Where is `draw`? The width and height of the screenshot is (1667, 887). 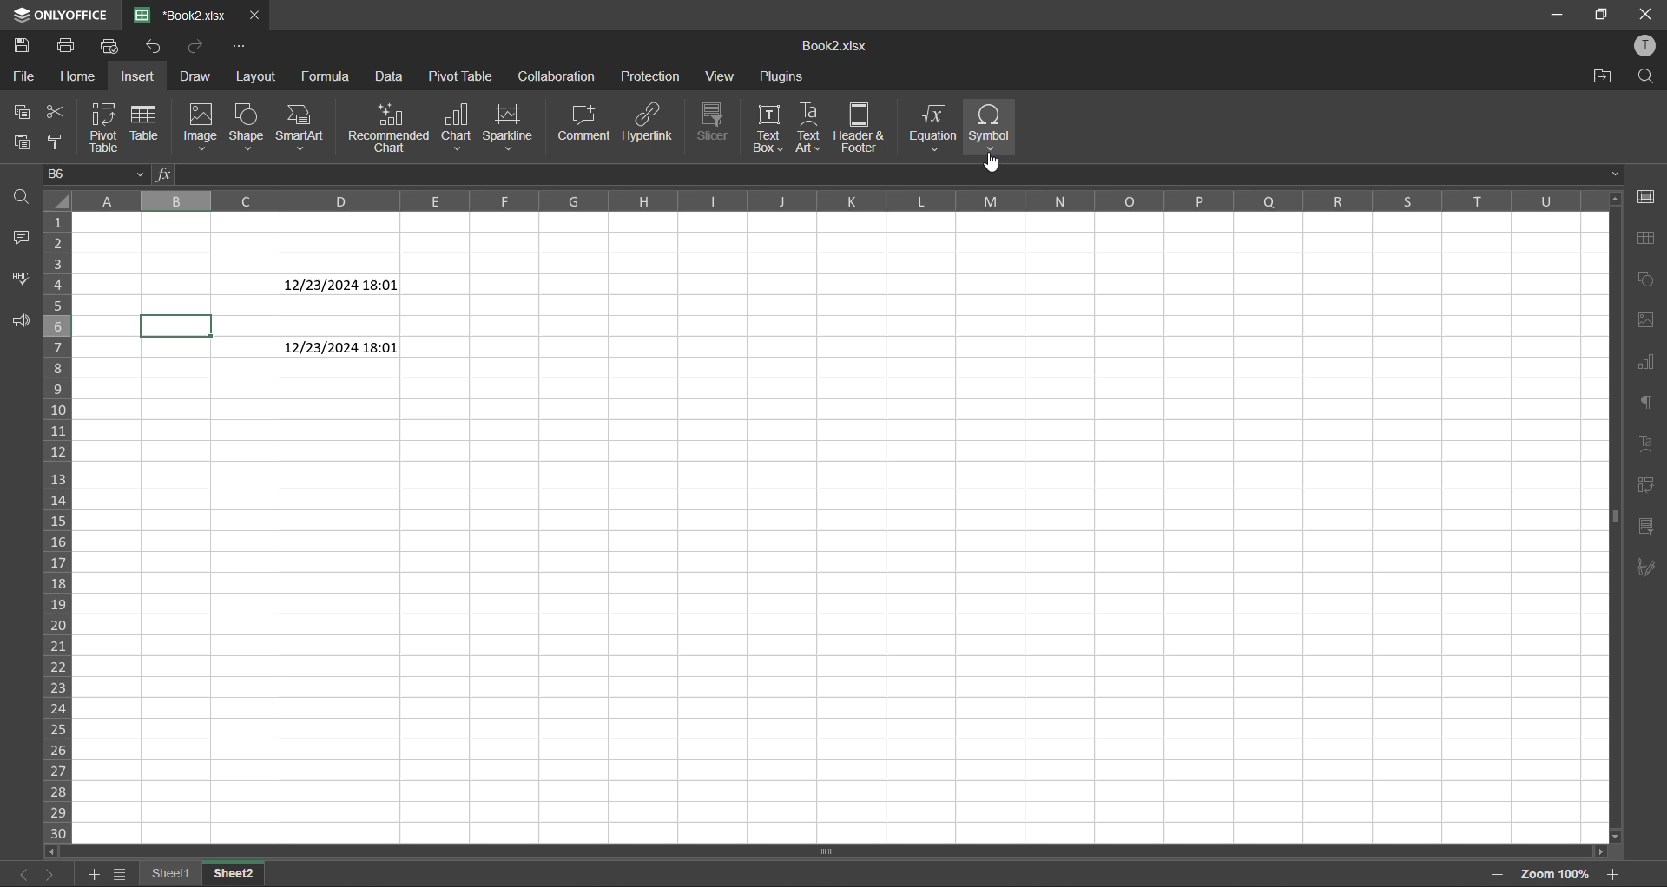 draw is located at coordinates (194, 76).